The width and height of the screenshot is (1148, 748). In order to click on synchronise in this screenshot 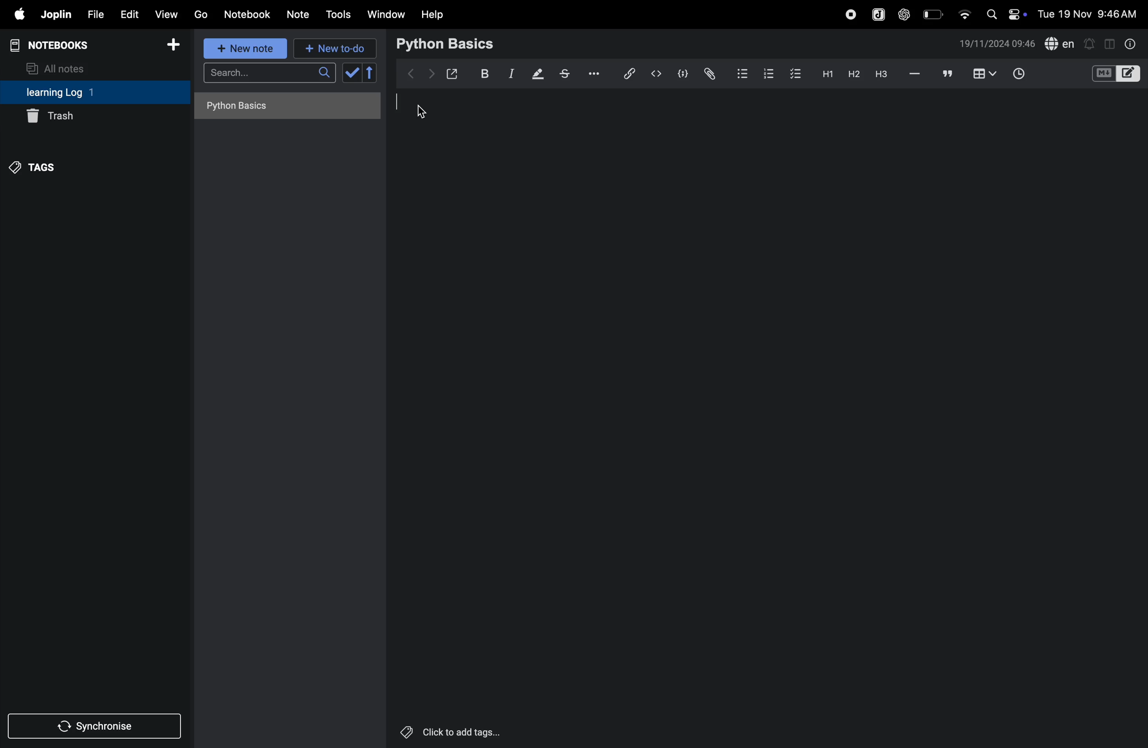, I will do `click(96, 727)`.